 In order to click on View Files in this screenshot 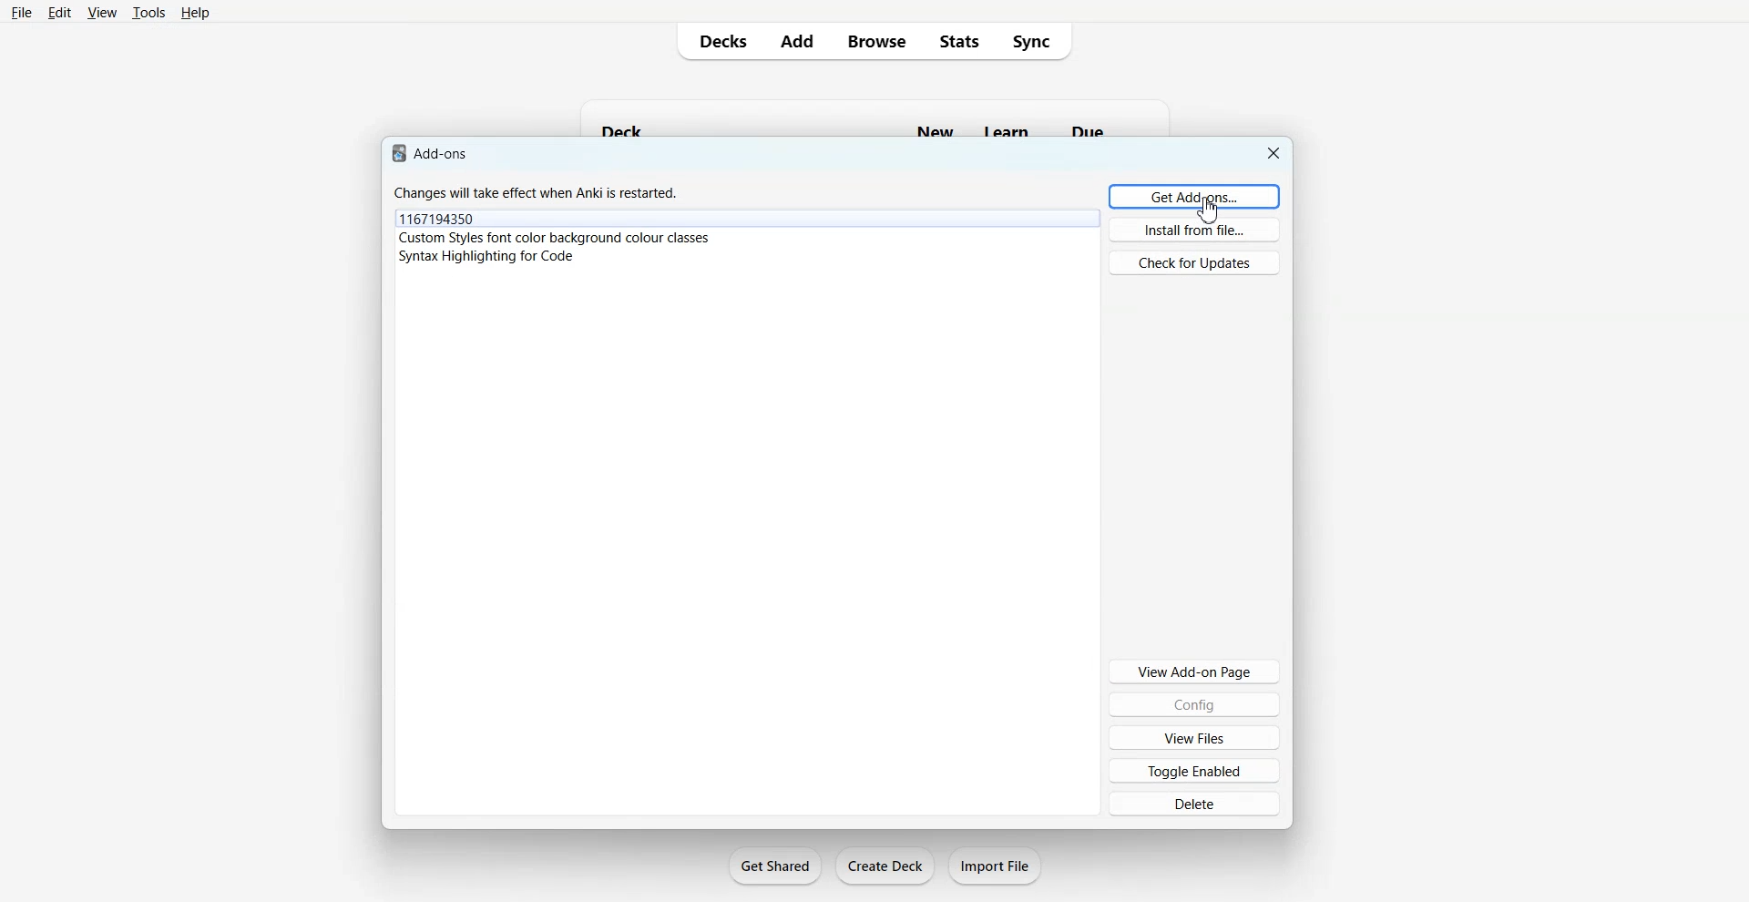, I will do `click(1194, 737)`.